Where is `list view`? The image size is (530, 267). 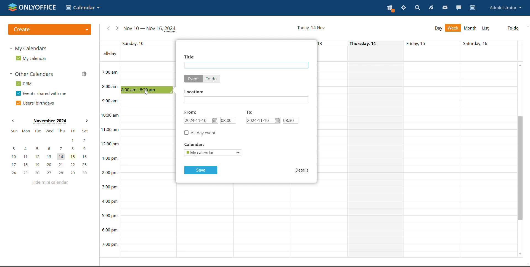
list view is located at coordinates (486, 29).